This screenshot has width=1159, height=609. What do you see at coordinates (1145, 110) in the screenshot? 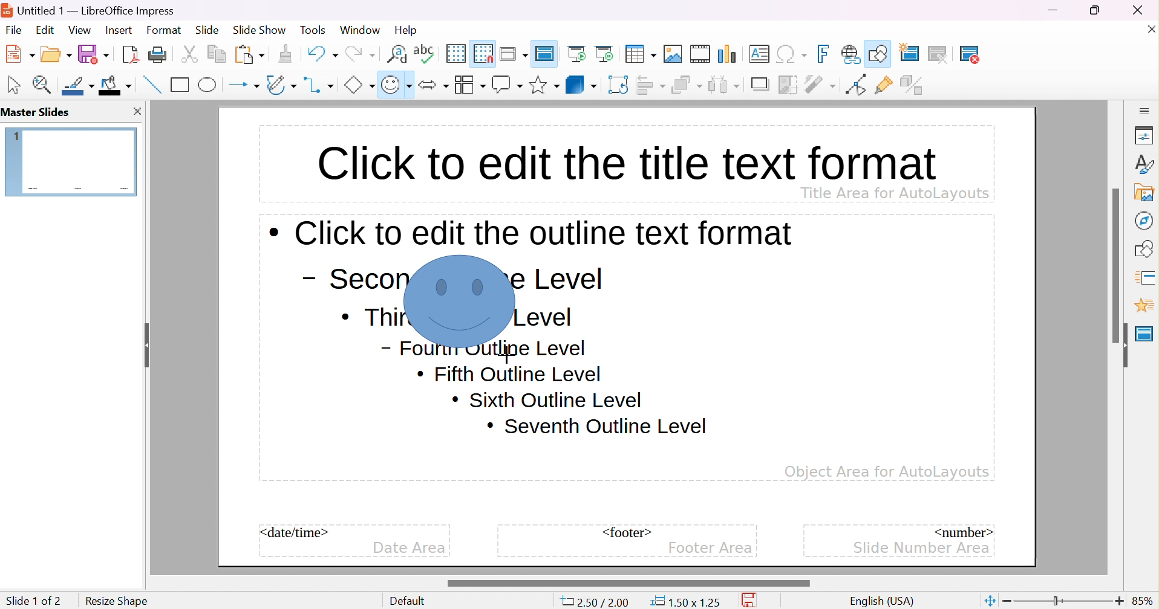
I see `sidebar settings` at bounding box center [1145, 110].